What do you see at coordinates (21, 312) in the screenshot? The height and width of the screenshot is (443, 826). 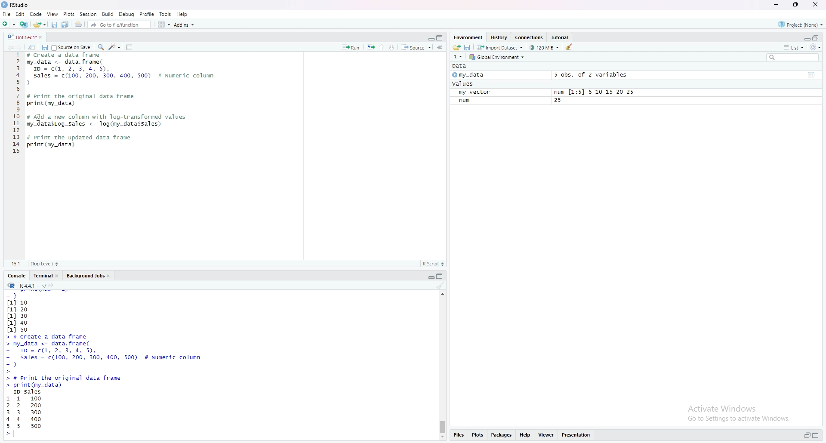 I see `numerical data` at bounding box center [21, 312].